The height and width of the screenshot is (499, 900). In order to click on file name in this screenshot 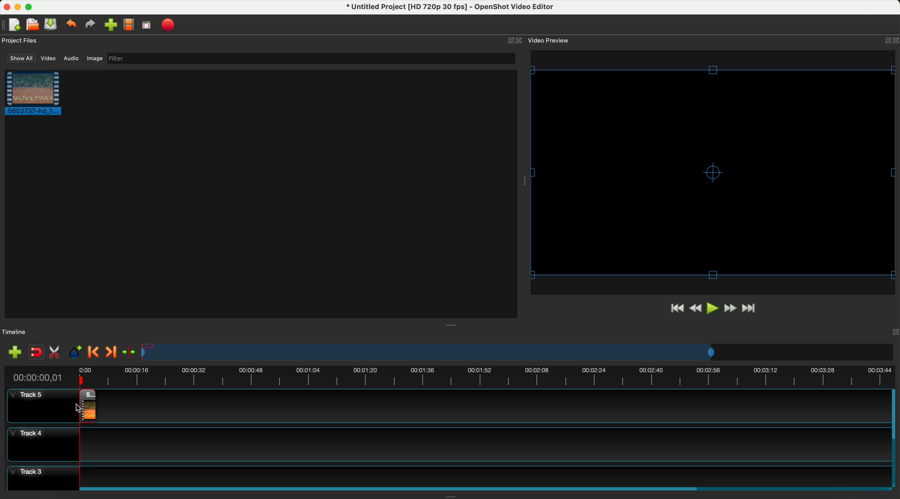, I will do `click(453, 8)`.